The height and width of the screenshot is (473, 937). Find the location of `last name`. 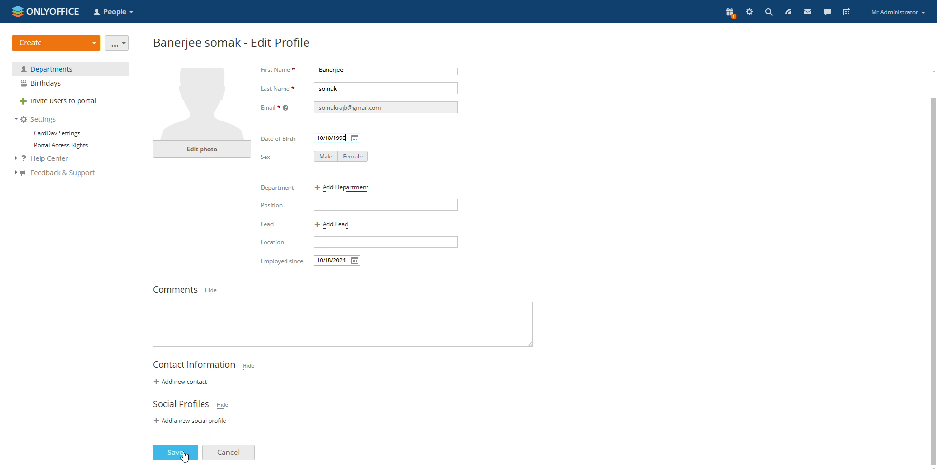

last name is located at coordinates (386, 89).